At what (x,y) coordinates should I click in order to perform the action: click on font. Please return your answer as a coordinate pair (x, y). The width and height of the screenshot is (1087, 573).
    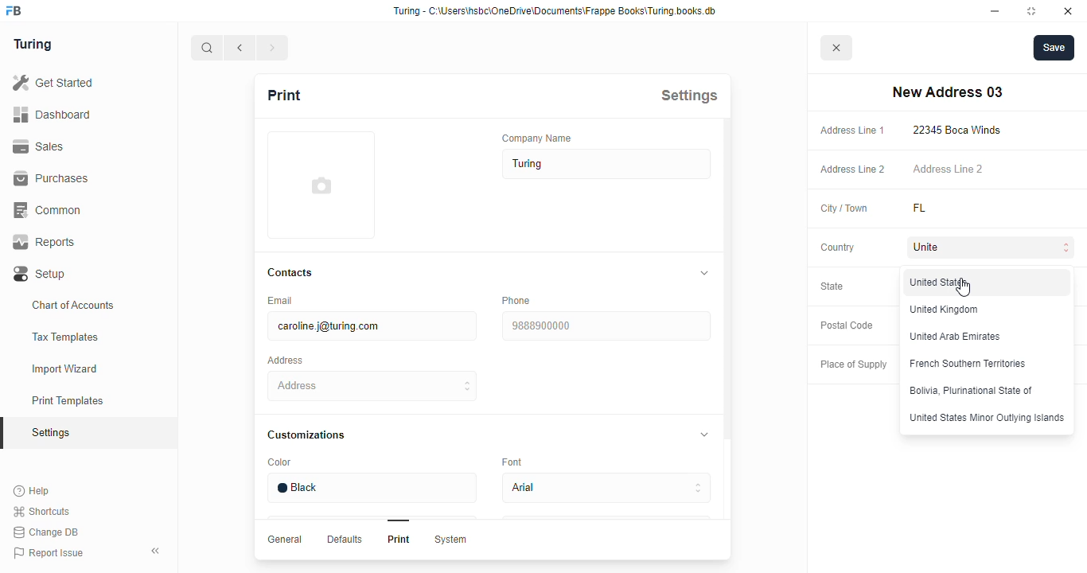
    Looking at the image, I should click on (515, 461).